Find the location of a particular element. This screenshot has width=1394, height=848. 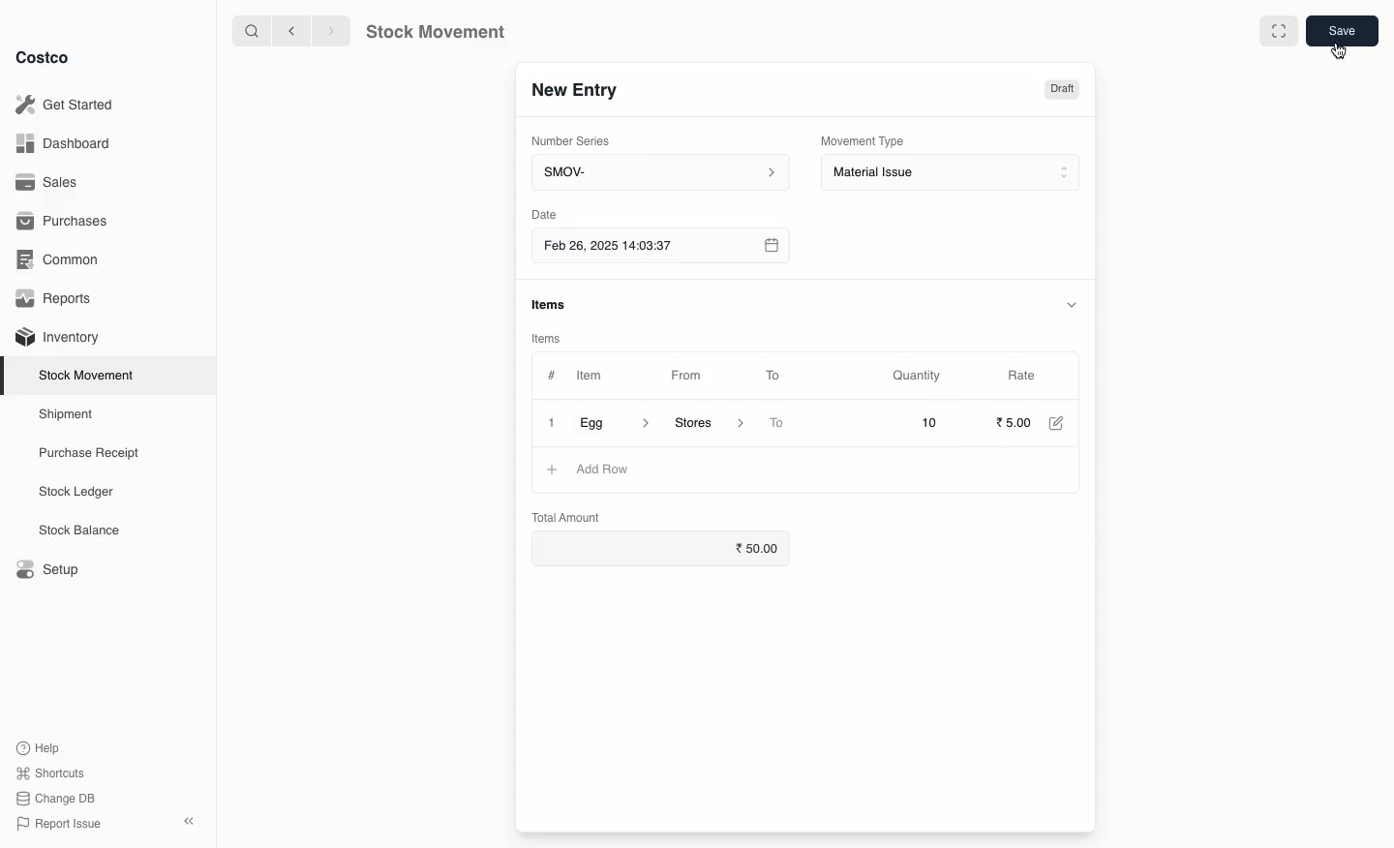

Inventory is located at coordinates (60, 338).